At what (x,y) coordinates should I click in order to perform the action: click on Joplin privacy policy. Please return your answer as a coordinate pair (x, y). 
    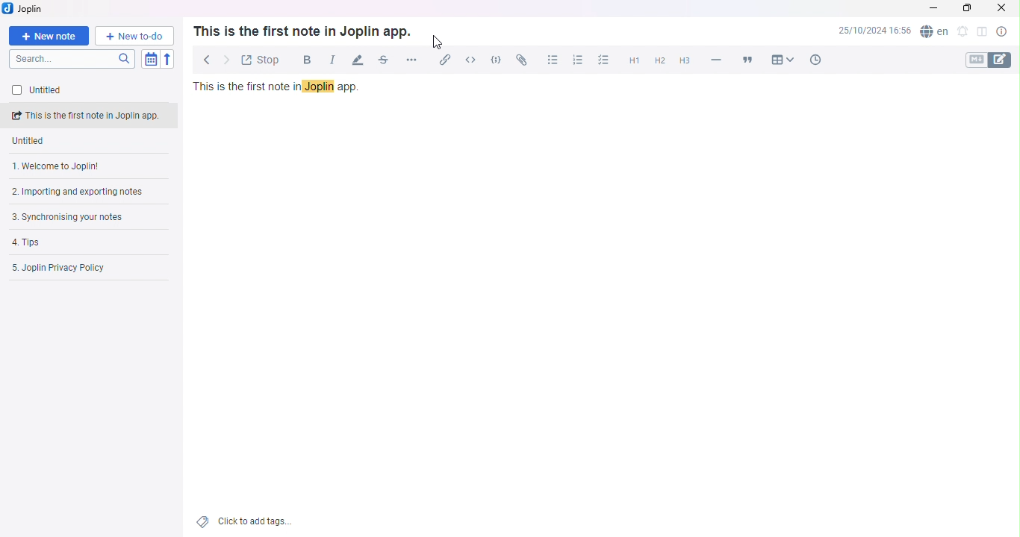
    Looking at the image, I should click on (81, 268).